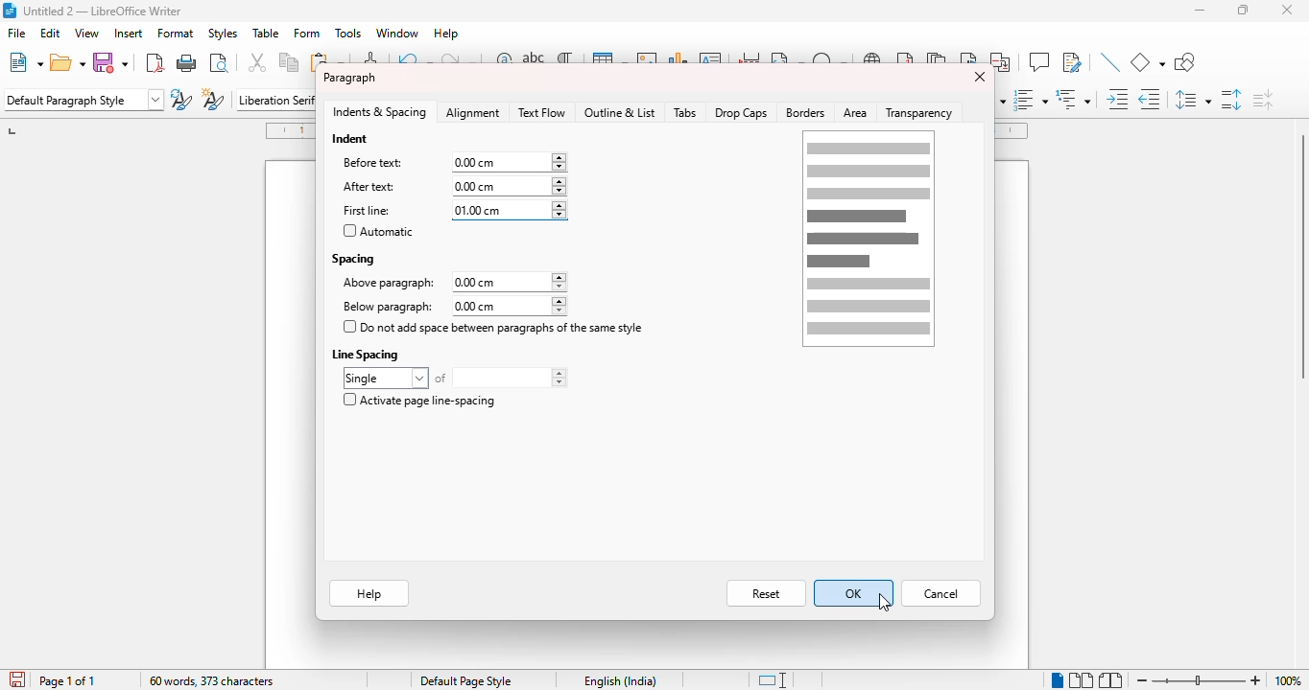 The image size is (1309, 690). What do you see at coordinates (1256, 679) in the screenshot?
I see `zoom in` at bounding box center [1256, 679].